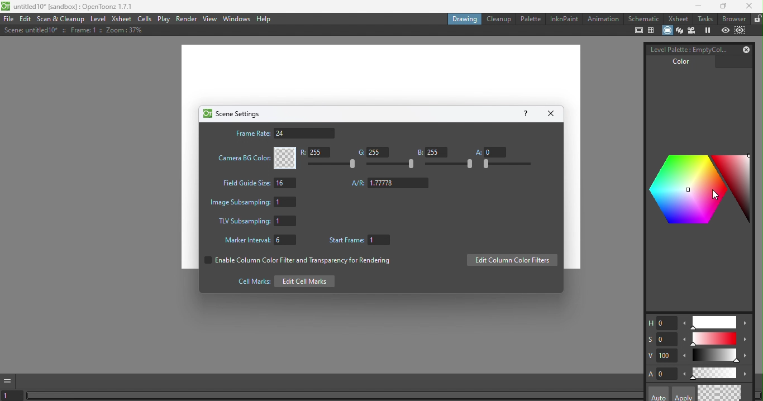 The height and width of the screenshot is (401, 763). I want to click on Edit column color filters, so click(512, 261).